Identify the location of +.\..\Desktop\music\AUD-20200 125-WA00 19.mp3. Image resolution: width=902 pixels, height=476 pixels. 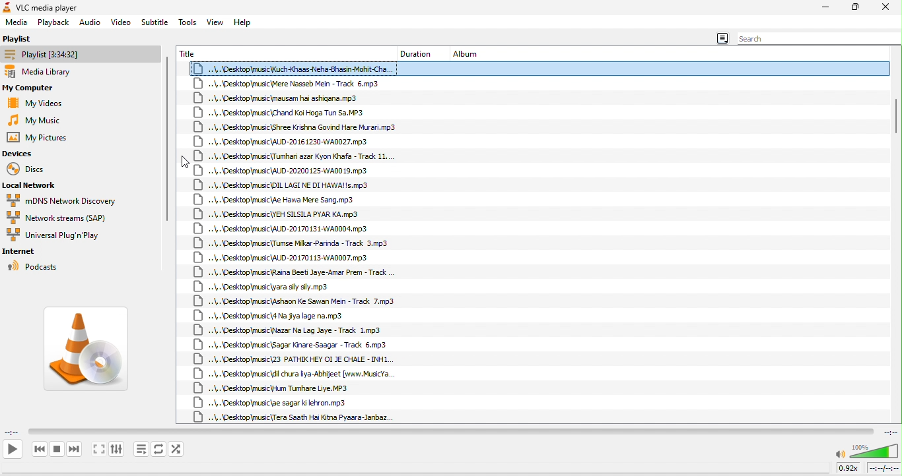
(283, 170).